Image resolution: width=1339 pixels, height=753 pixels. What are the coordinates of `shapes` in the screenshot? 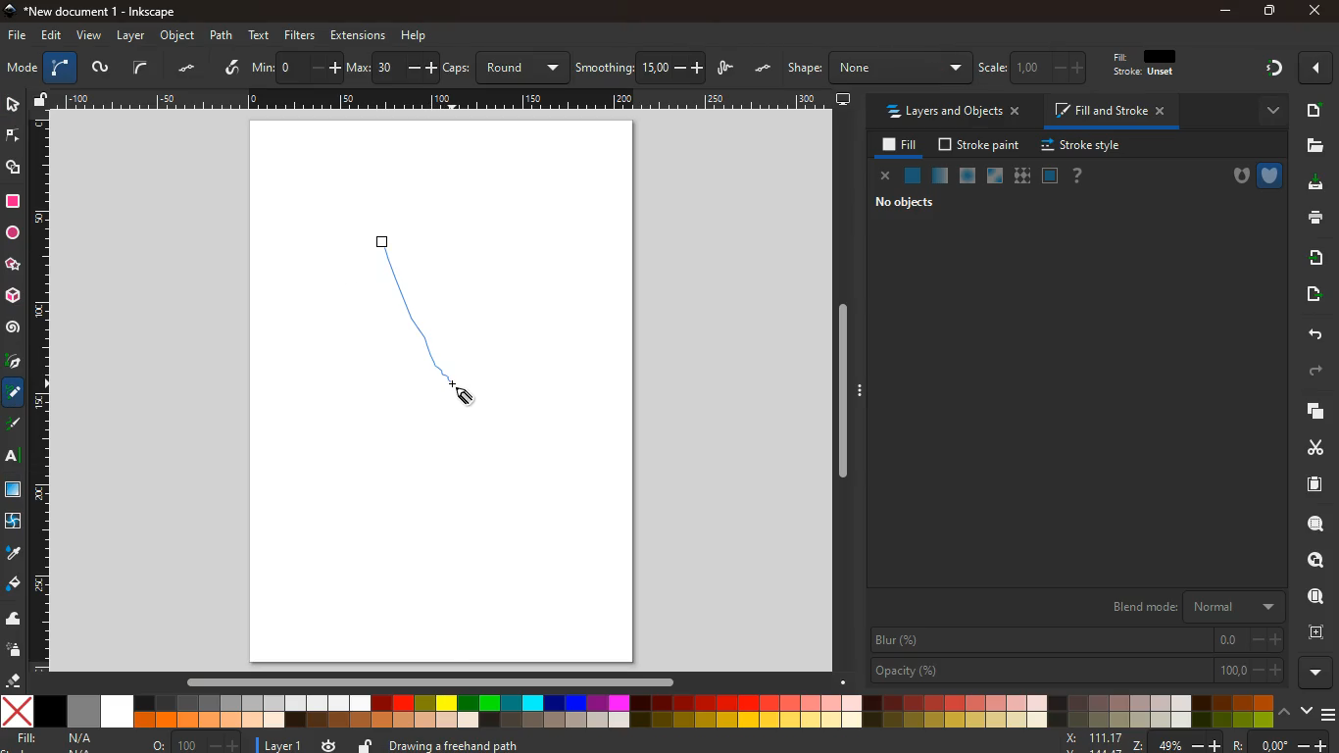 It's located at (15, 169).